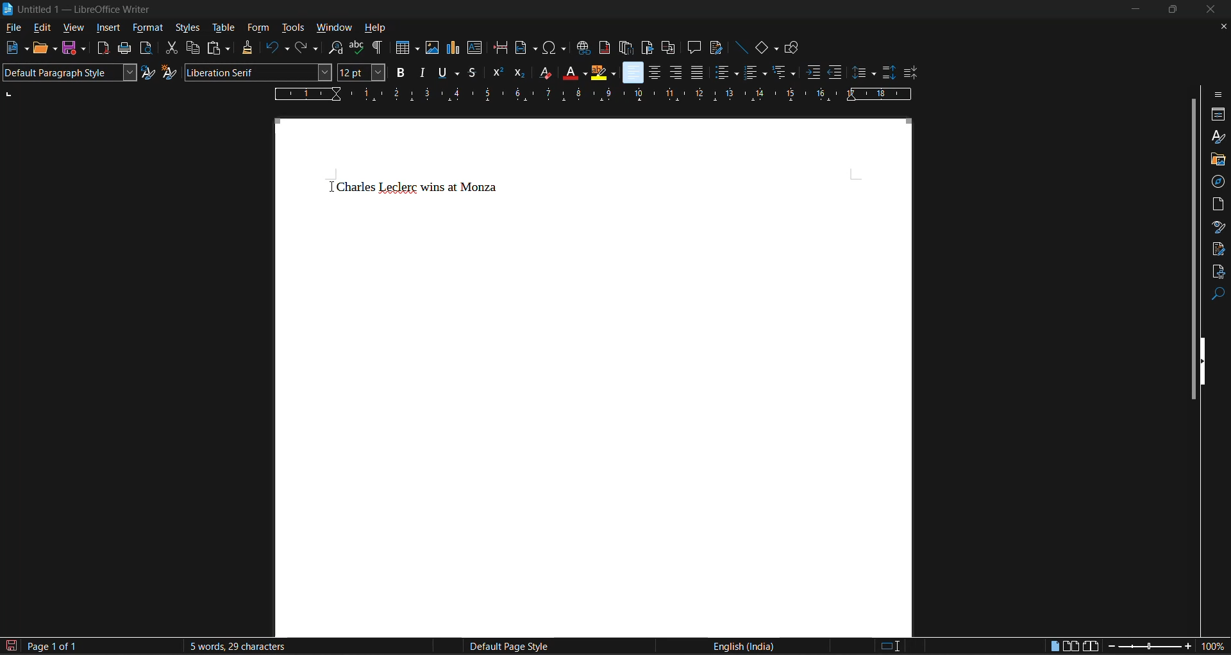 The image size is (1231, 655). Describe the element at coordinates (17, 48) in the screenshot. I see `new` at that location.